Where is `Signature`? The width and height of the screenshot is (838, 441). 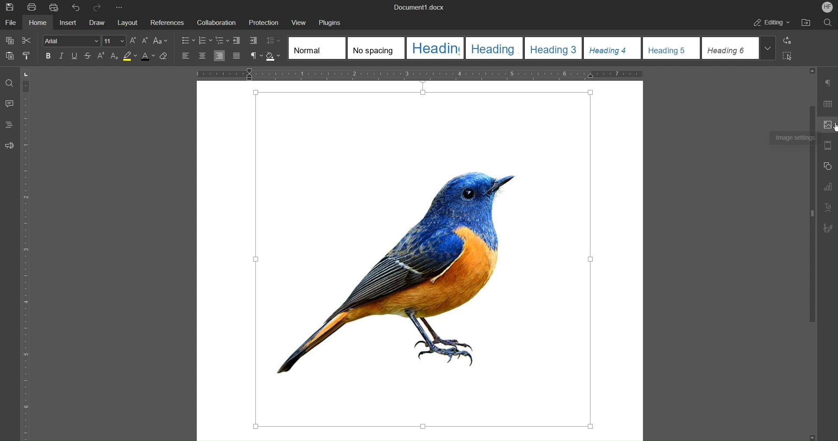 Signature is located at coordinates (828, 228).